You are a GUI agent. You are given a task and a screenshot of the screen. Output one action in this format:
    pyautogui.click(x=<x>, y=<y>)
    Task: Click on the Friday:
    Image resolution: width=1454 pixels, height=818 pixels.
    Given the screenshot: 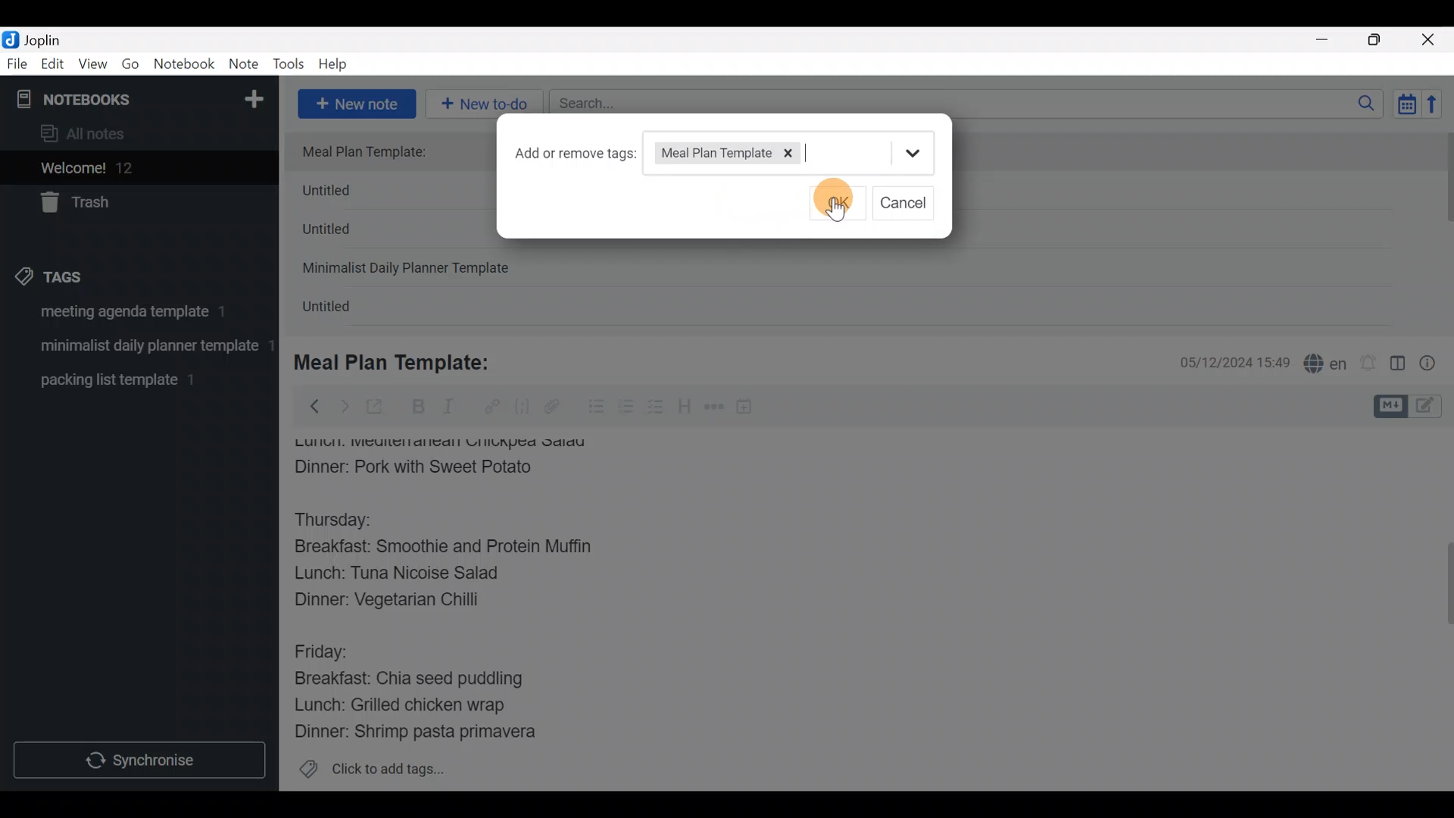 What is the action you would take?
    pyautogui.click(x=326, y=650)
    